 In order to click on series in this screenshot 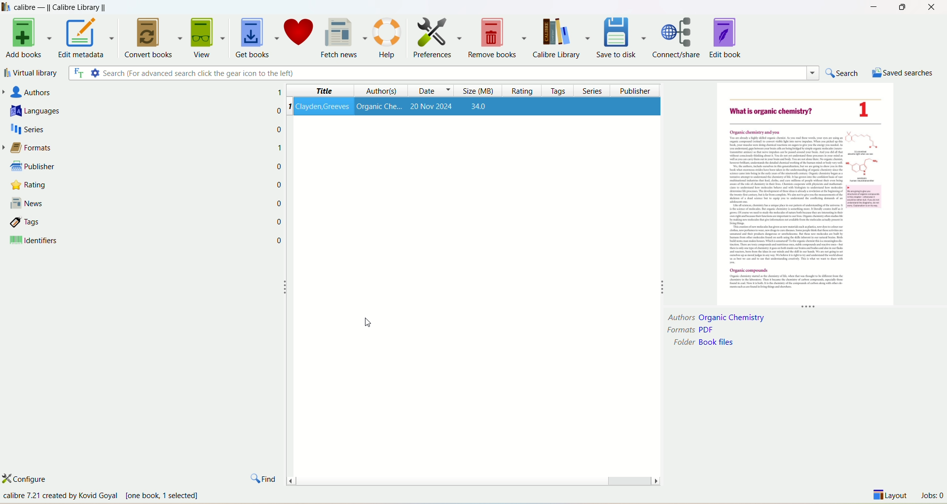, I will do `click(588, 90)`.